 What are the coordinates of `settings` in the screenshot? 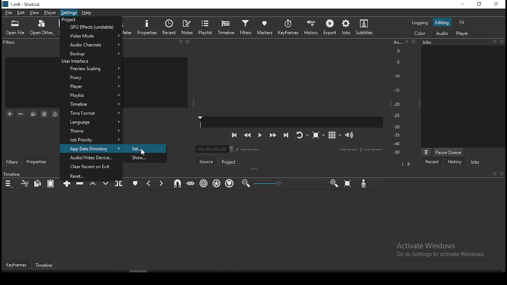 It's located at (69, 12).